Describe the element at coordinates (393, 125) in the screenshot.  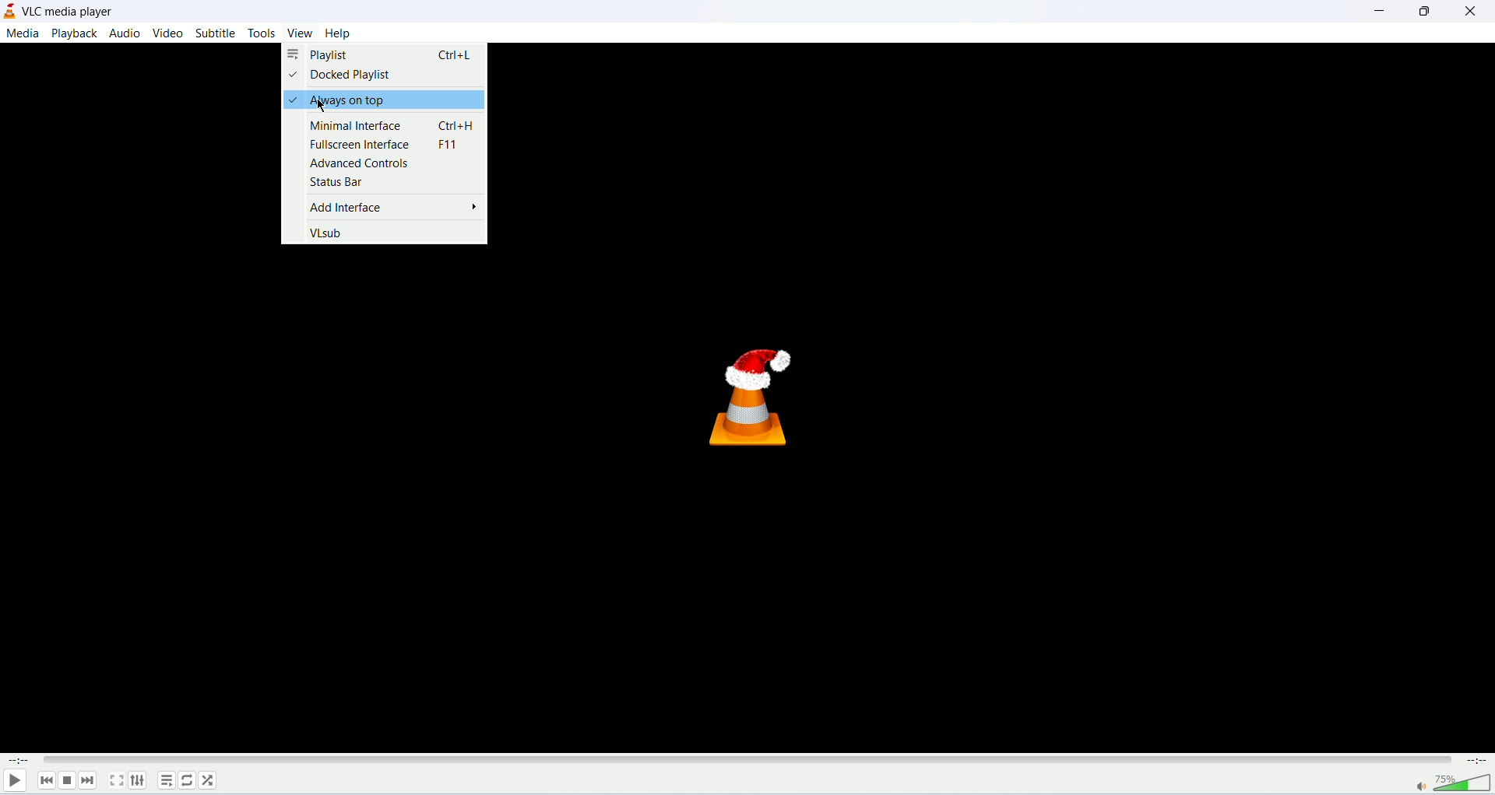
I see `minimal interface` at that location.